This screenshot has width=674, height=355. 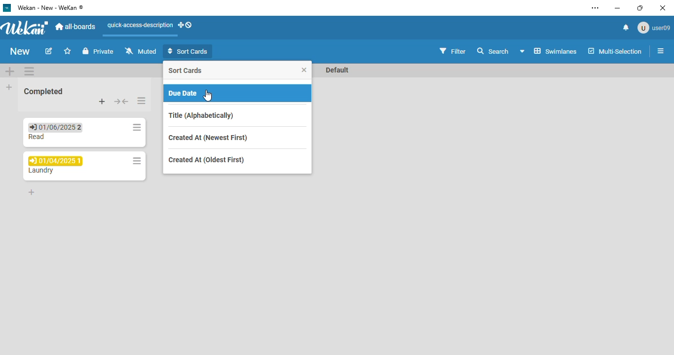 I want to click on Completed, so click(x=46, y=91).